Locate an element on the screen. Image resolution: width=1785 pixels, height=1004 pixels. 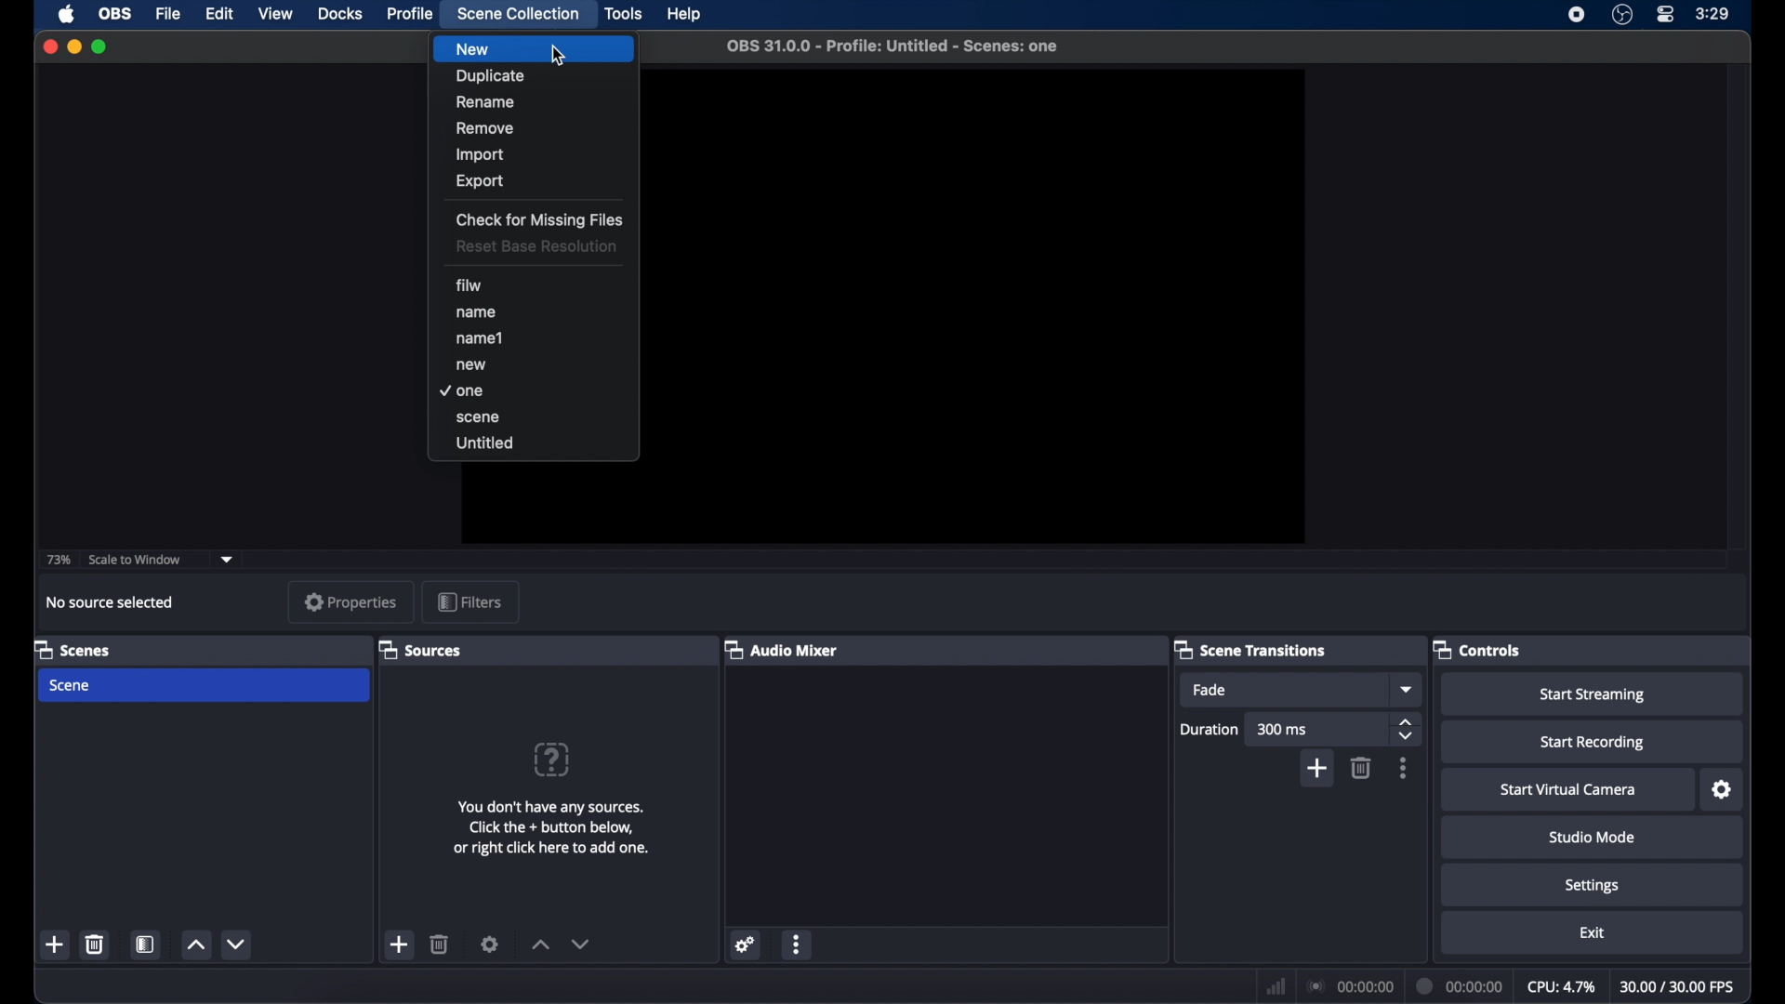
delete is located at coordinates (1361, 768).